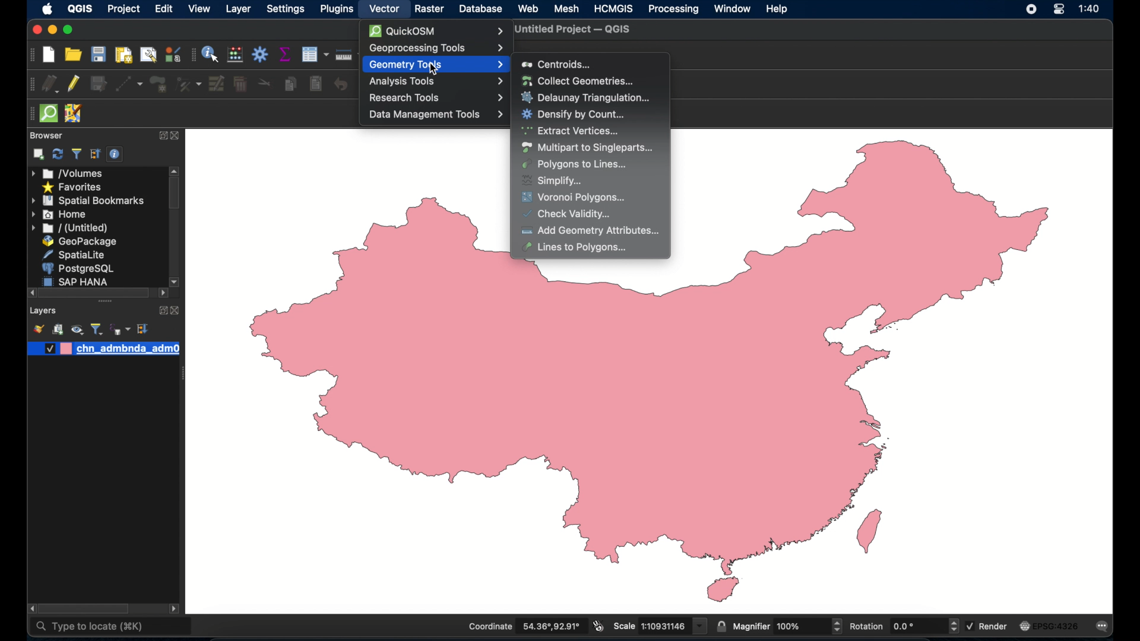  What do you see at coordinates (480, 8) in the screenshot?
I see `database` at bounding box center [480, 8].